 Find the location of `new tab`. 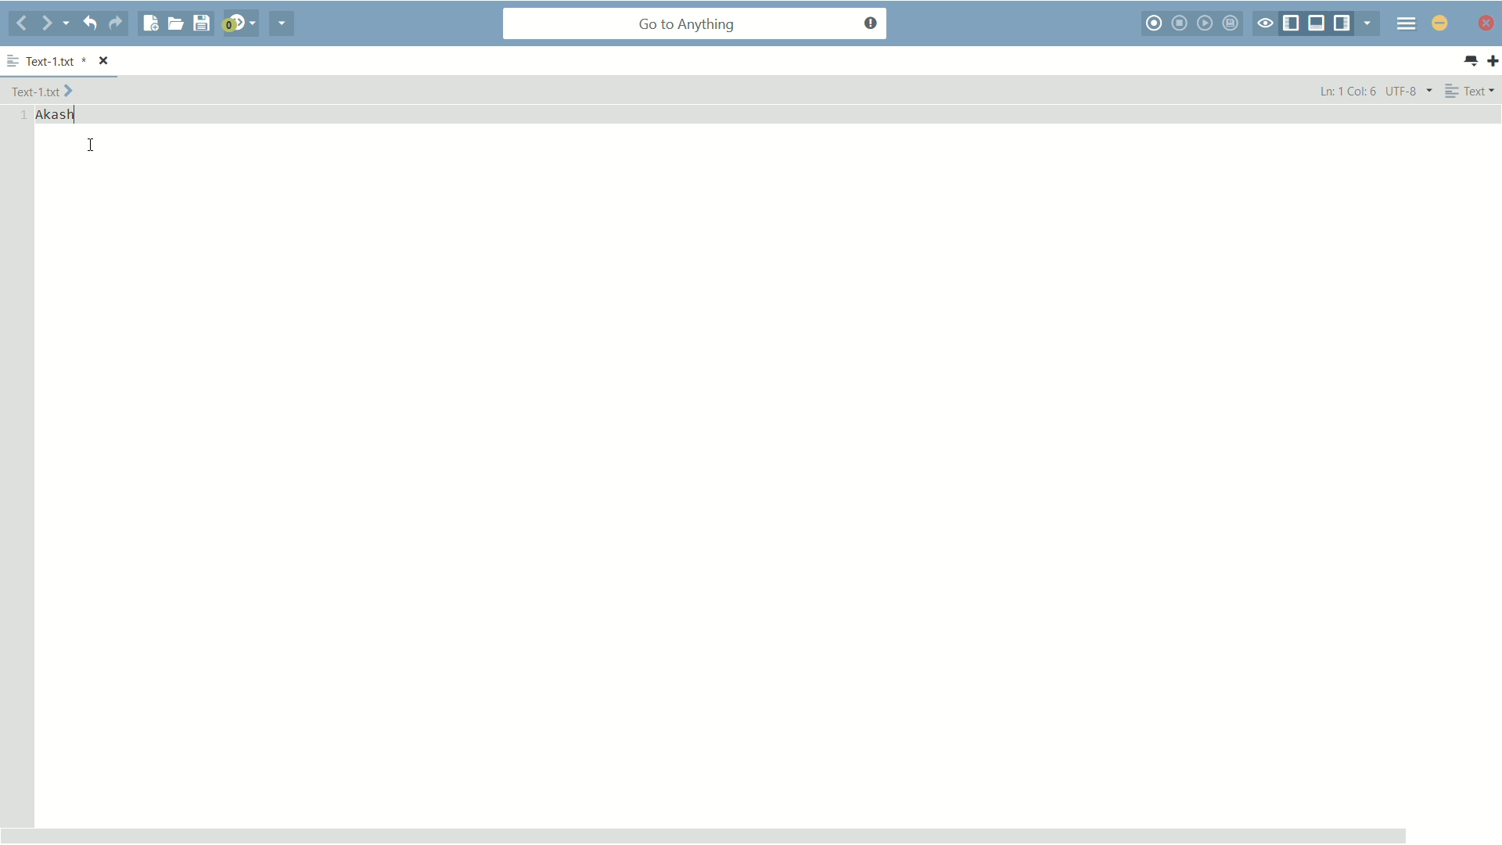

new tab is located at coordinates (1493, 61).